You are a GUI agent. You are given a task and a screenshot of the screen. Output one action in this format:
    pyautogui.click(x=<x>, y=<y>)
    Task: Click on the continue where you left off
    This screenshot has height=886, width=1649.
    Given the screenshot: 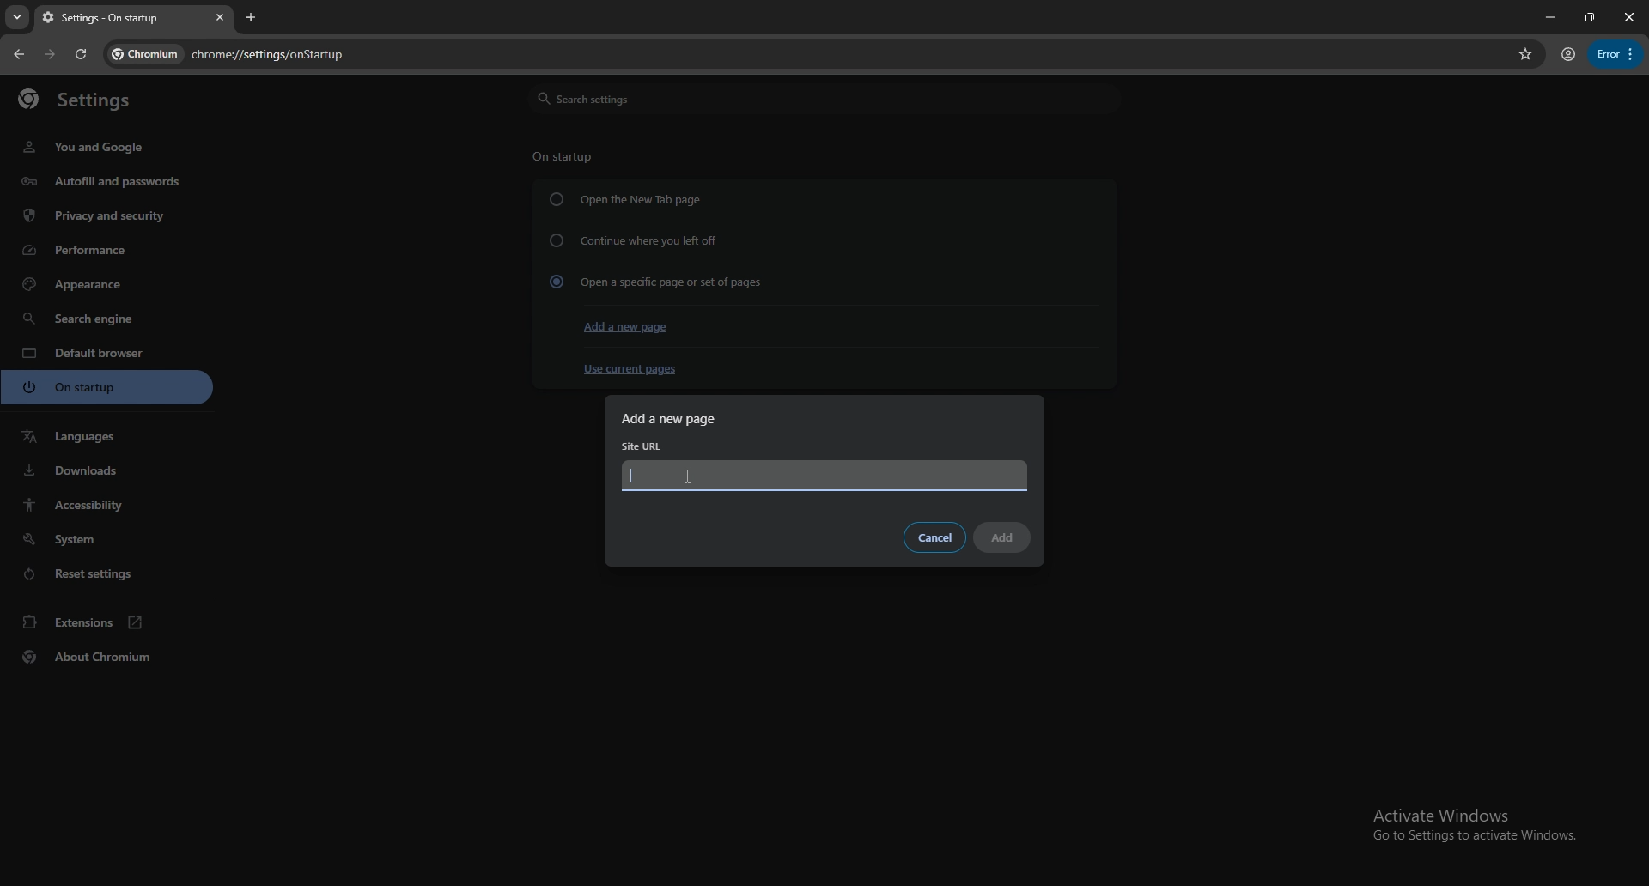 What is the action you would take?
    pyautogui.click(x=636, y=239)
    